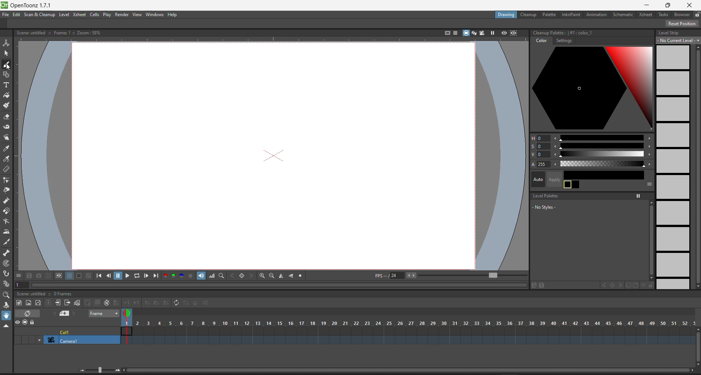 This screenshot has width=701, height=375. Describe the element at coordinates (8, 85) in the screenshot. I see `type tool` at that location.